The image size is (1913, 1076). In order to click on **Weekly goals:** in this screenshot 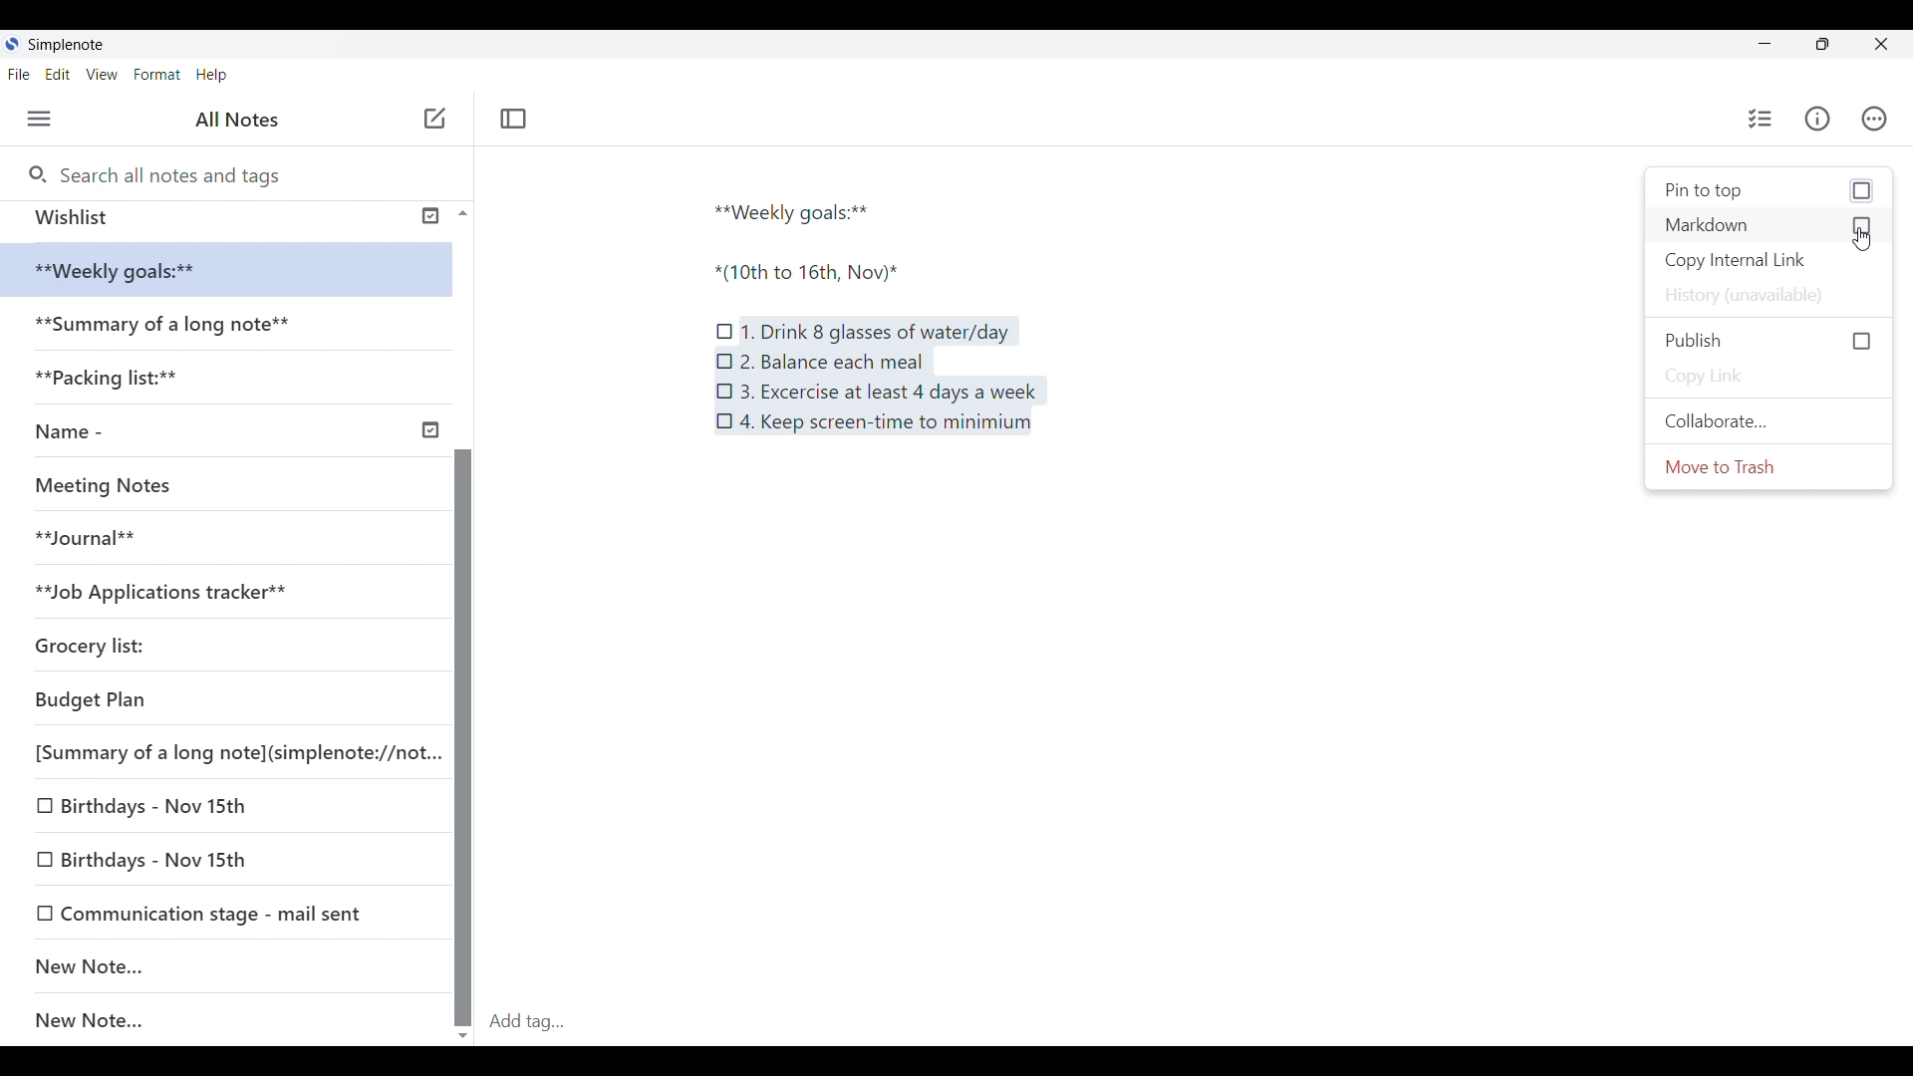, I will do `click(800, 209)`.